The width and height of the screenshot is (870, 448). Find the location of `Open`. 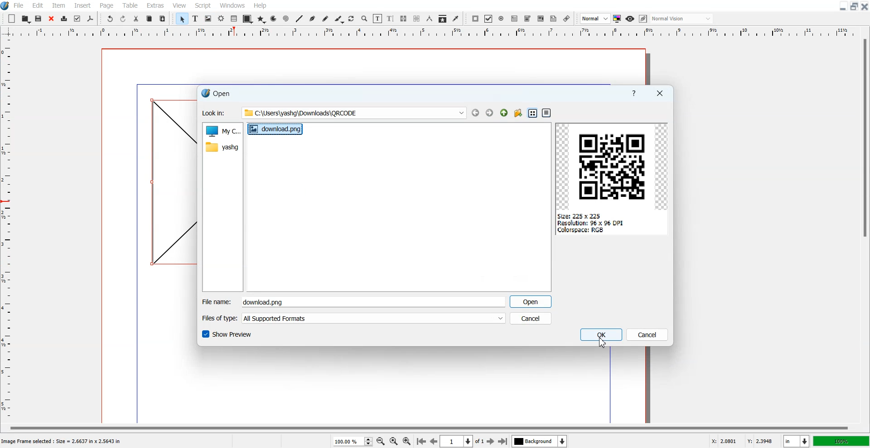

Open is located at coordinates (532, 301).